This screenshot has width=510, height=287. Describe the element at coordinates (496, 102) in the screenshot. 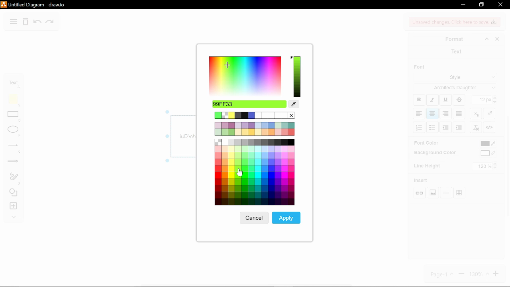

I see `decrease text size` at that location.